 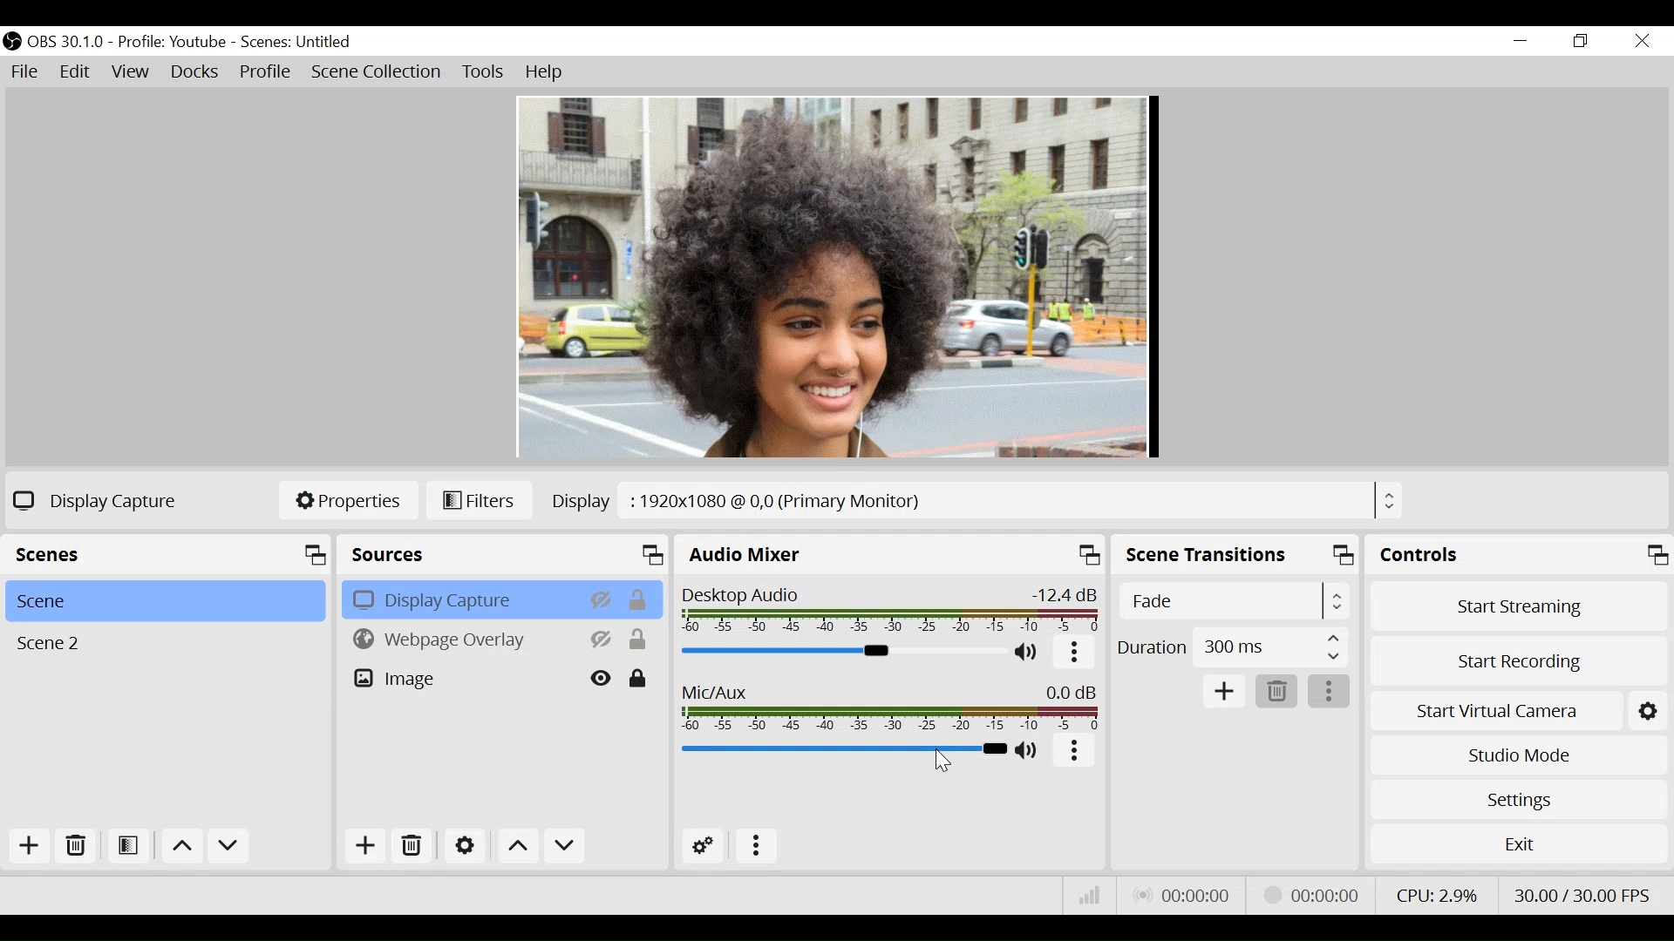 I want to click on Source, so click(x=501, y=555).